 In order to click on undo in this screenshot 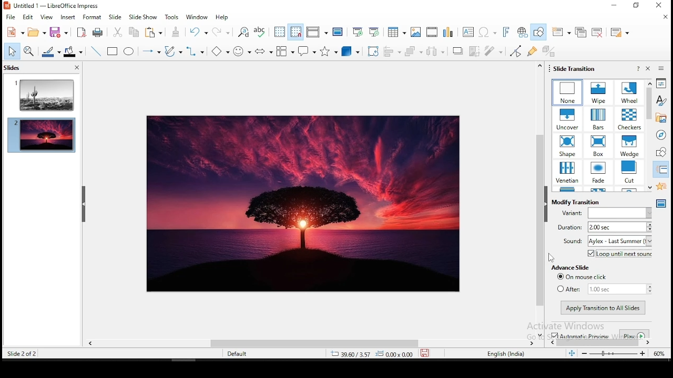, I will do `click(199, 33)`.